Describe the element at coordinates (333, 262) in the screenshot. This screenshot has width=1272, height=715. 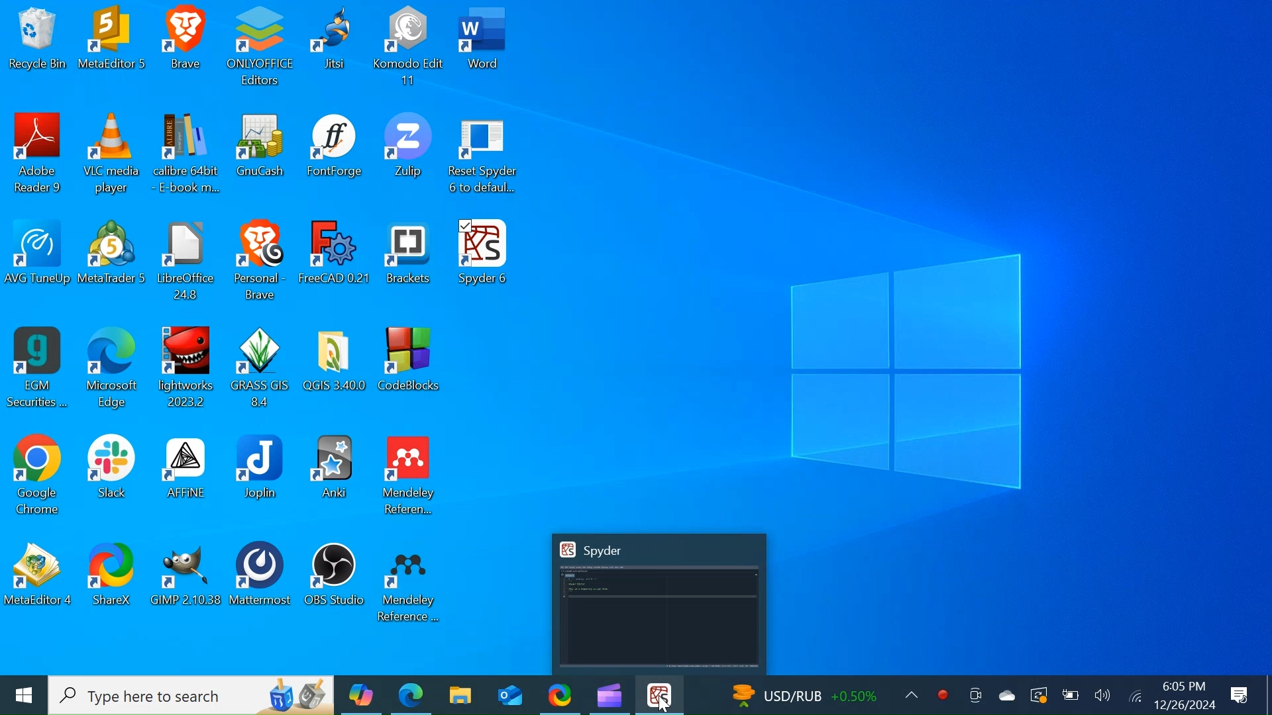
I see `FreeCAD` at that location.